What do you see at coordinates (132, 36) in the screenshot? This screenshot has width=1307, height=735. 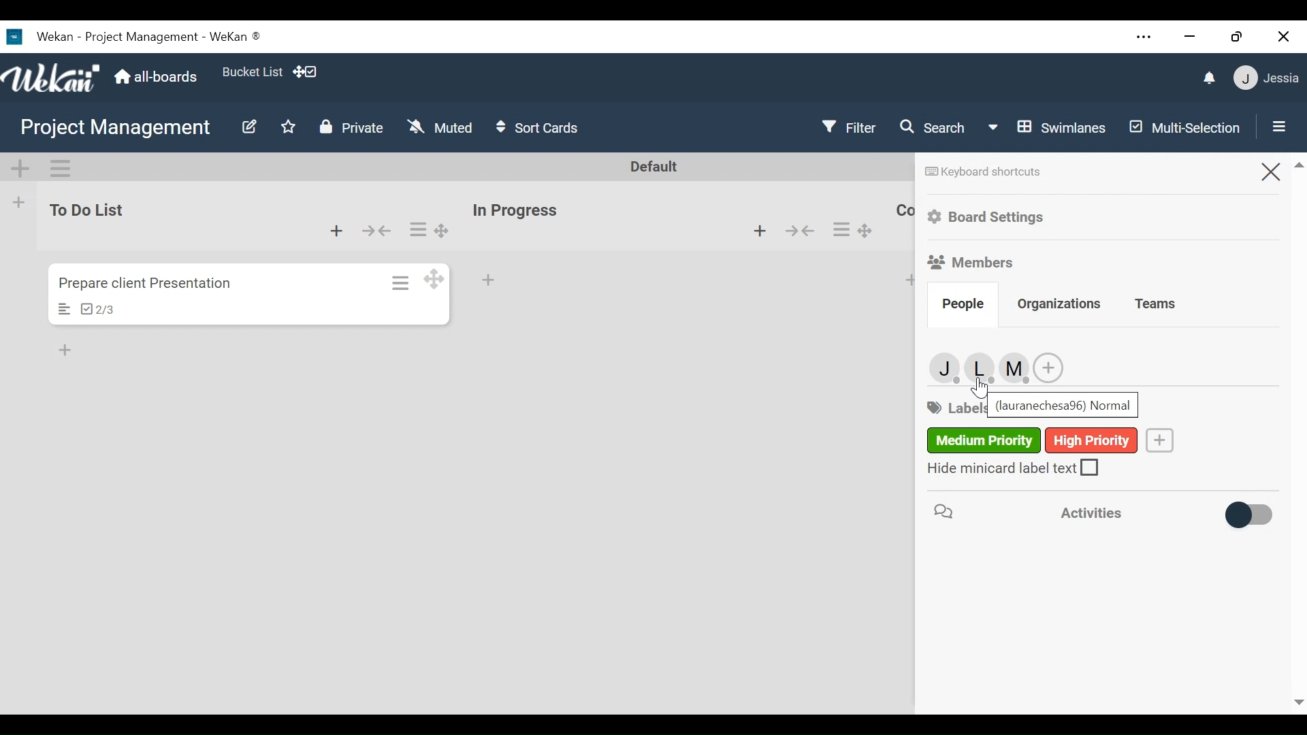 I see `Wekan Desktop icon` at bounding box center [132, 36].